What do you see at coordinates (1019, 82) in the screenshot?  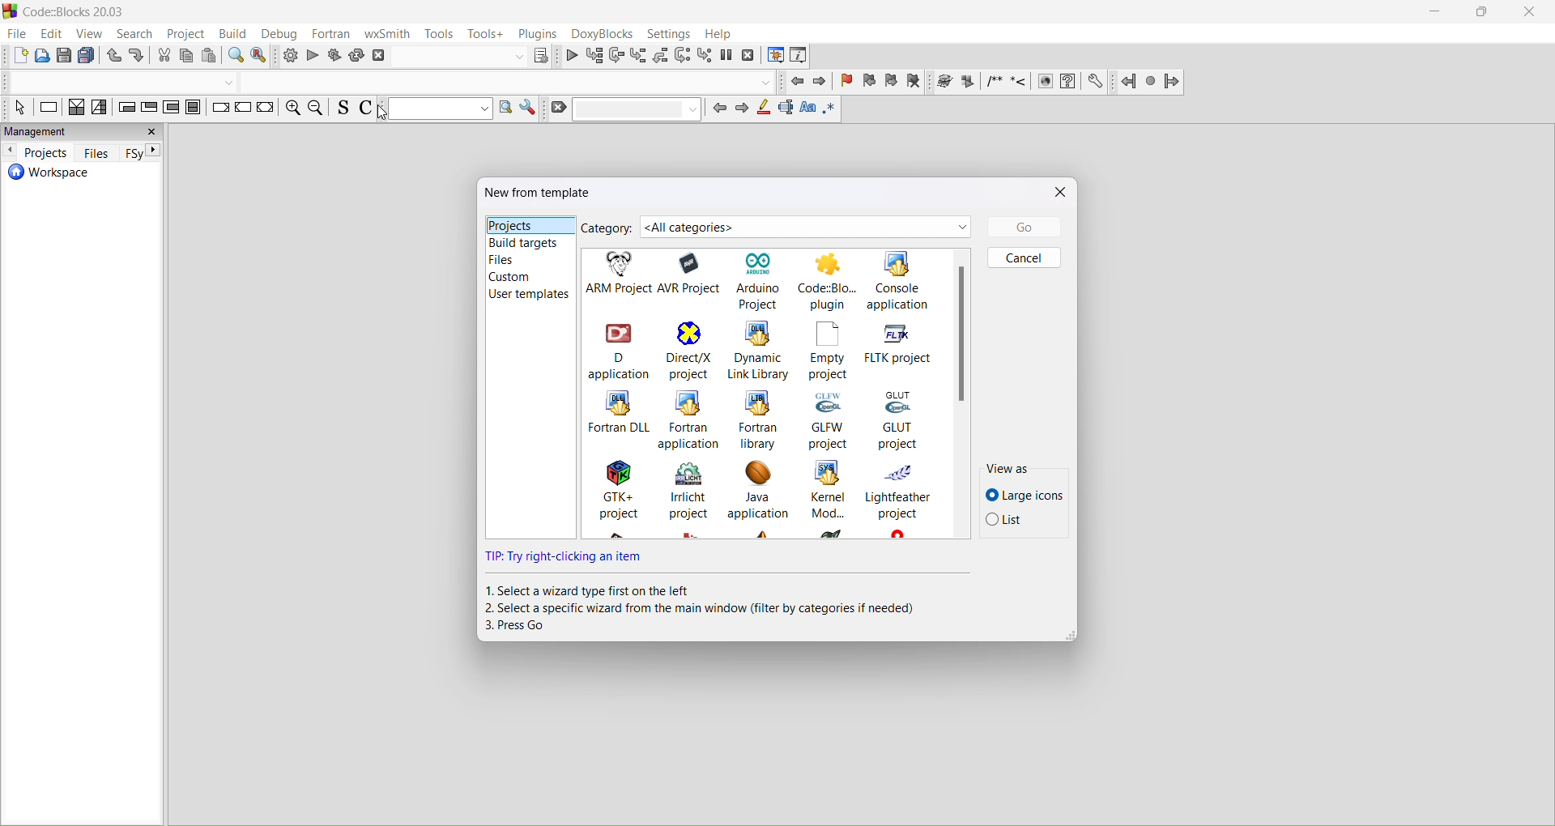 I see `Insert line` at bounding box center [1019, 82].